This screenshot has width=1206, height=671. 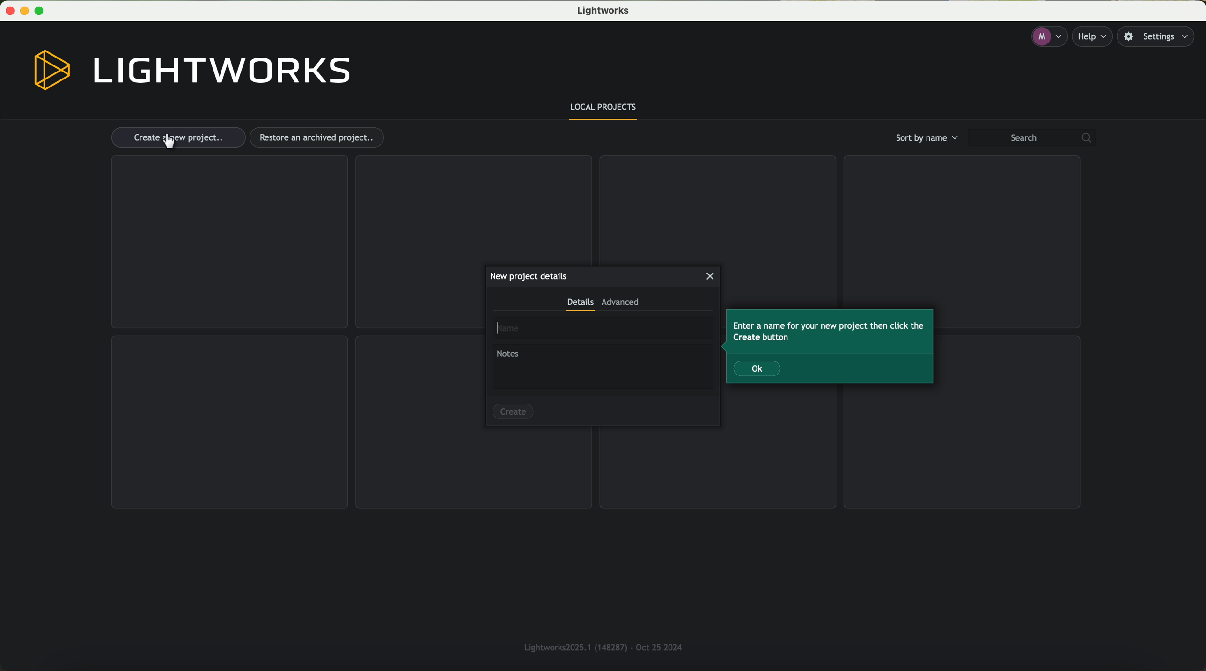 What do you see at coordinates (1036, 138) in the screenshot?
I see `search bar` at bounding box center [1036, 138].